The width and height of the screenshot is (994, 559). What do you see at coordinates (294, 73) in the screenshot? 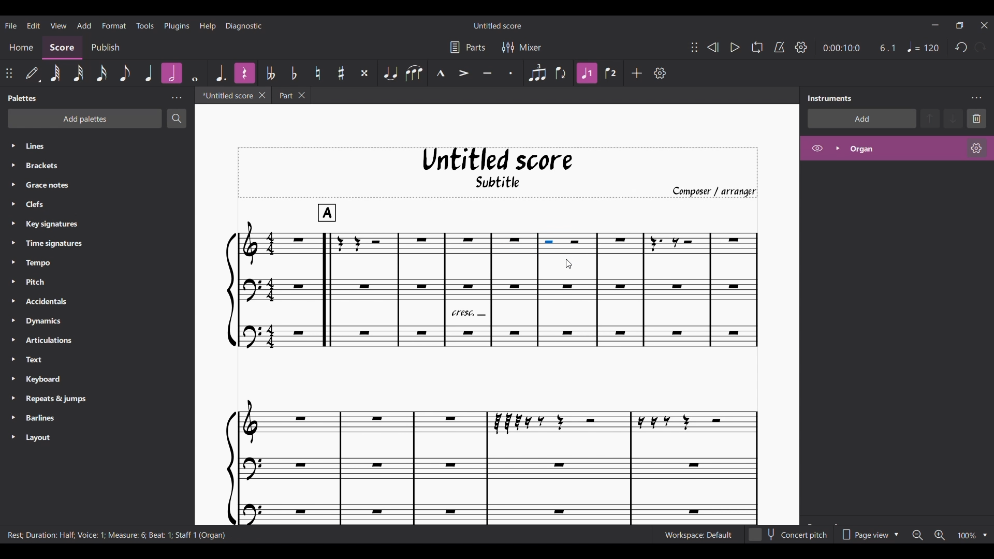
I see `Toggle flat` at bounding box center [294, 73].